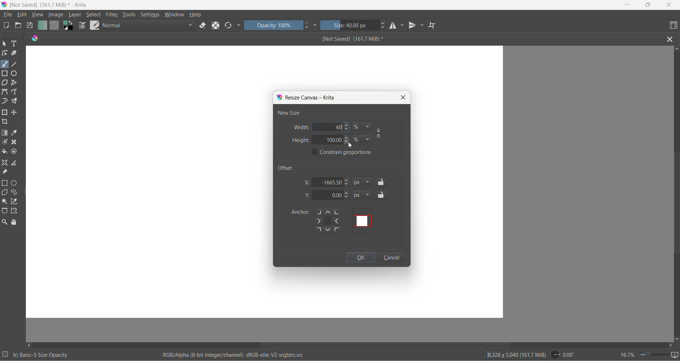  What do you see at coordinates (6, 93) in the screenshot?
I see `Bezier curve tool ` at bounding box center [6, 93].